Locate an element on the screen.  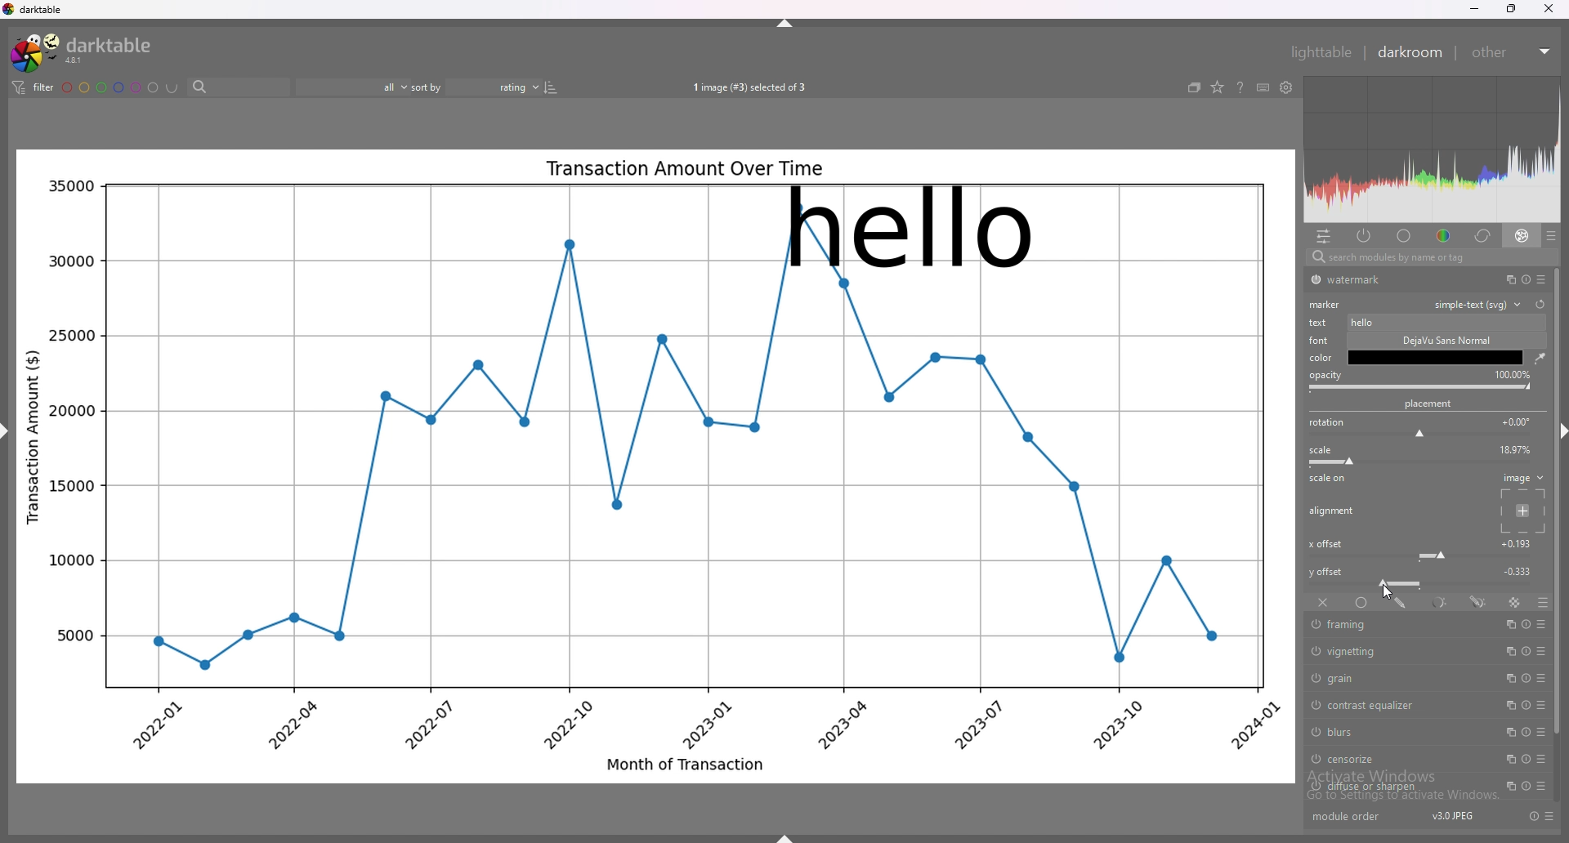
placement is located at coordinates (1526, 511).